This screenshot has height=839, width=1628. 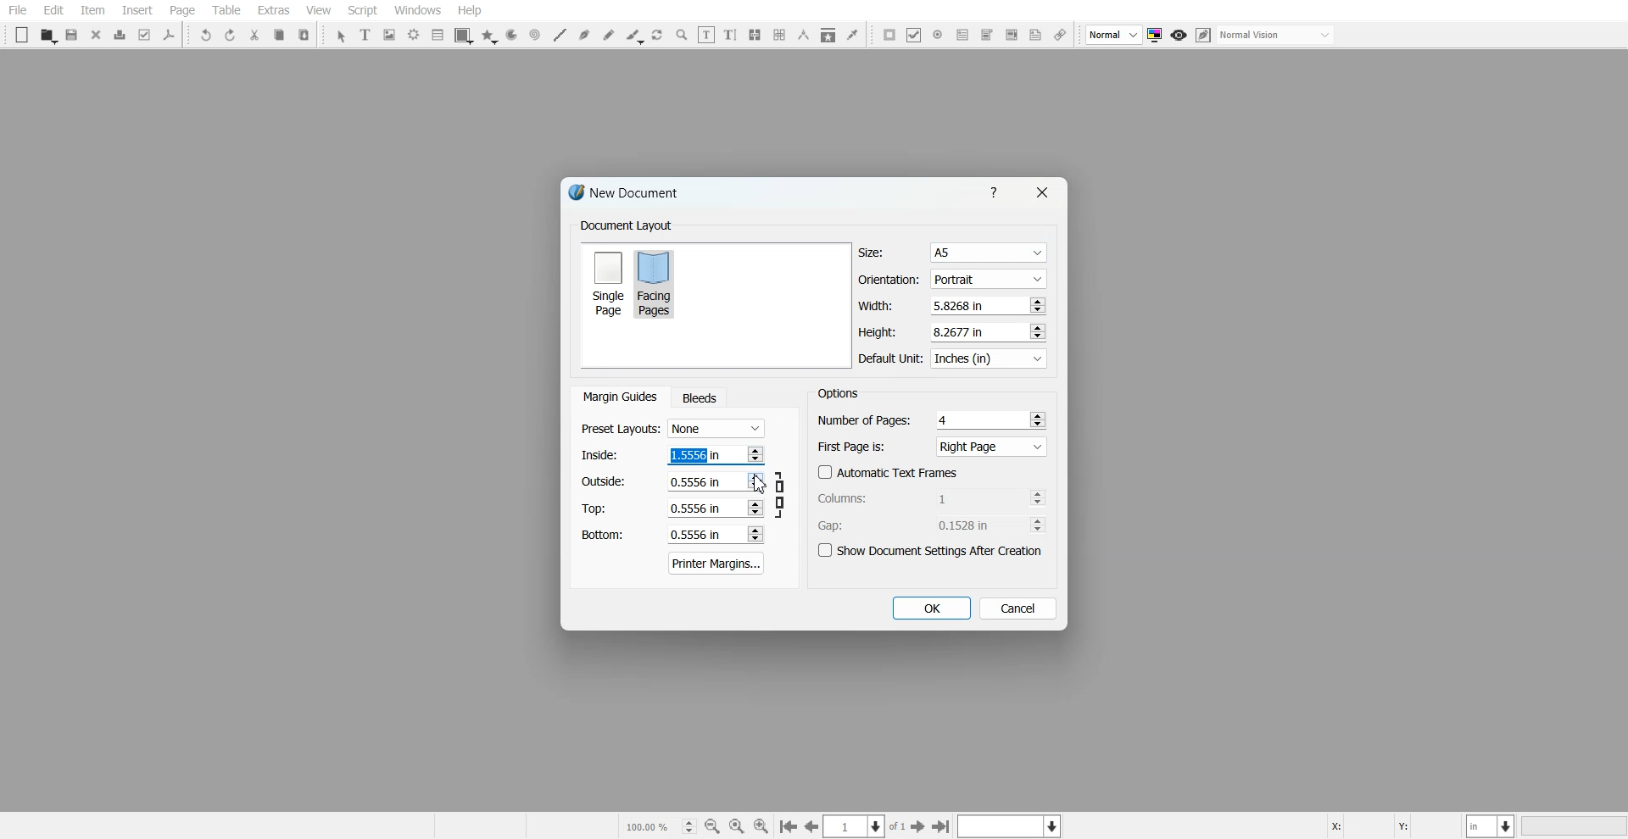 What do you see at coordinates (657, 283) in the screenshot?
I see `Facing Pages` at bounding box center [657, 283].